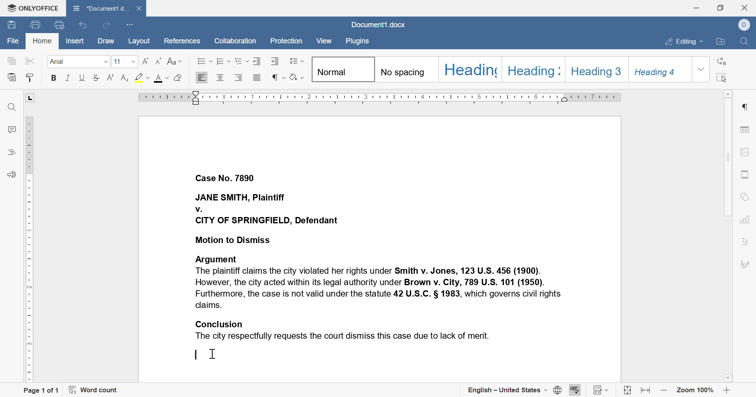 The image size is (756, 397). Describe the element at coordinates (183, 42) in the screenshot. I see `references` at that location.